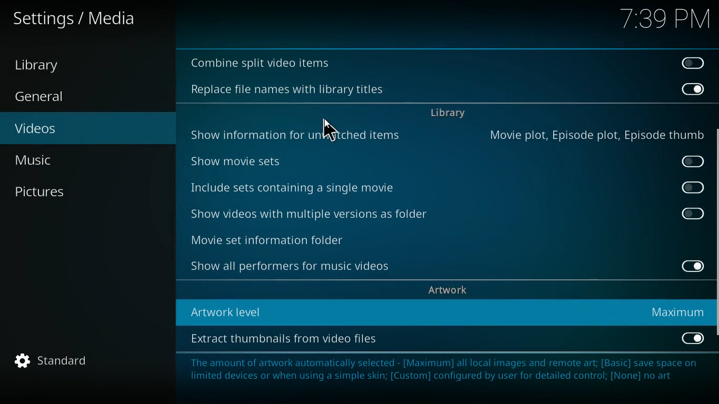 The height and width of the screenshot is (404, 719). Describe the element at coordinates (695, 161) in the screenshot. I see `off` at that location.